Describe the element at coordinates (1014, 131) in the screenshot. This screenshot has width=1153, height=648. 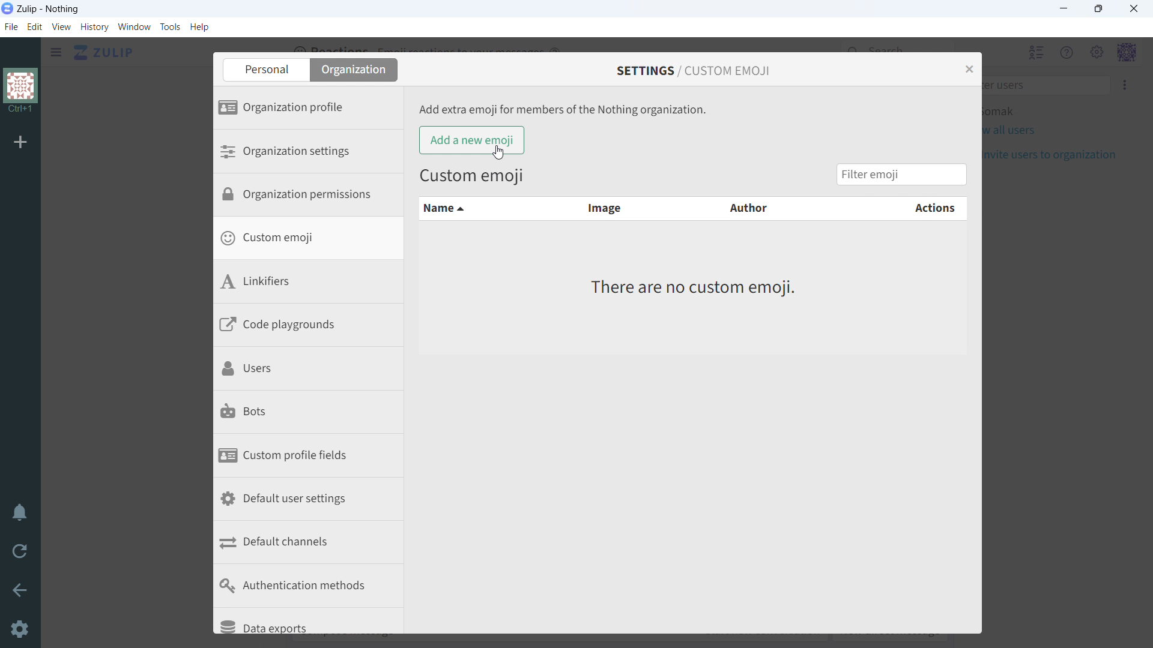
I see `view all users` at that location.